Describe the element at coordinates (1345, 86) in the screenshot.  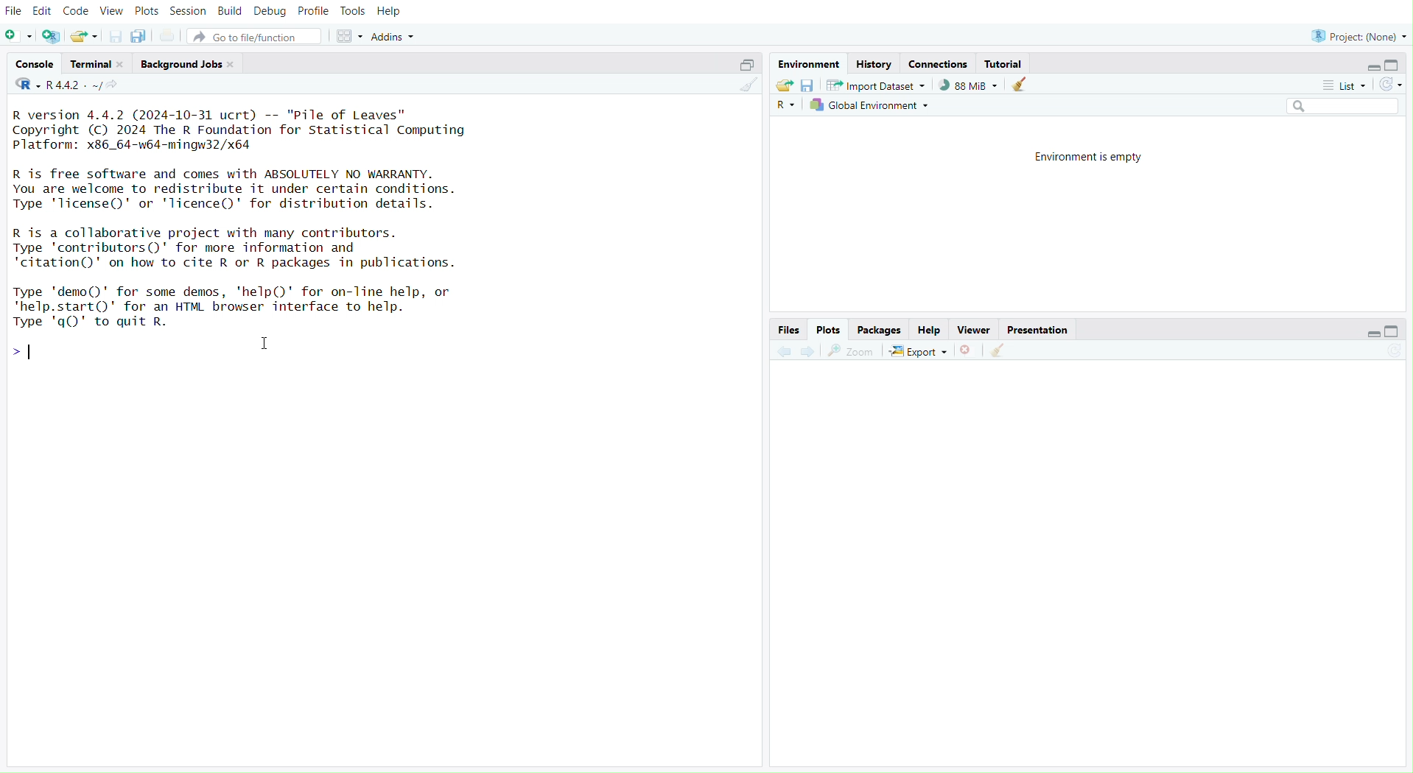
I see `List` at that location.